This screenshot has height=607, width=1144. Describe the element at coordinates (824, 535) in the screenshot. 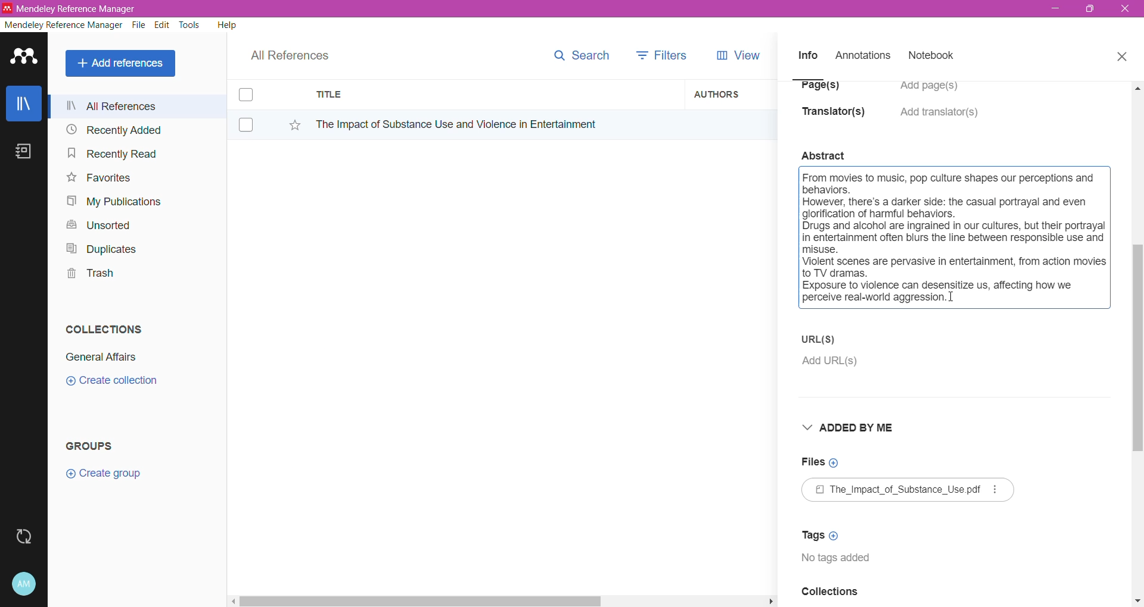

I see `Click to Add Tags` at that location.